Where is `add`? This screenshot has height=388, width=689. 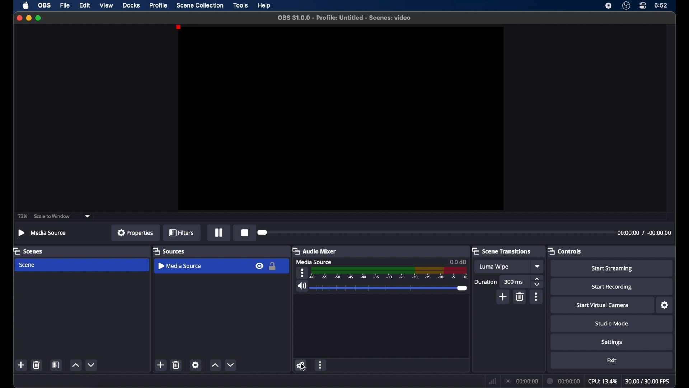
add is located at coordinates (22, 365).